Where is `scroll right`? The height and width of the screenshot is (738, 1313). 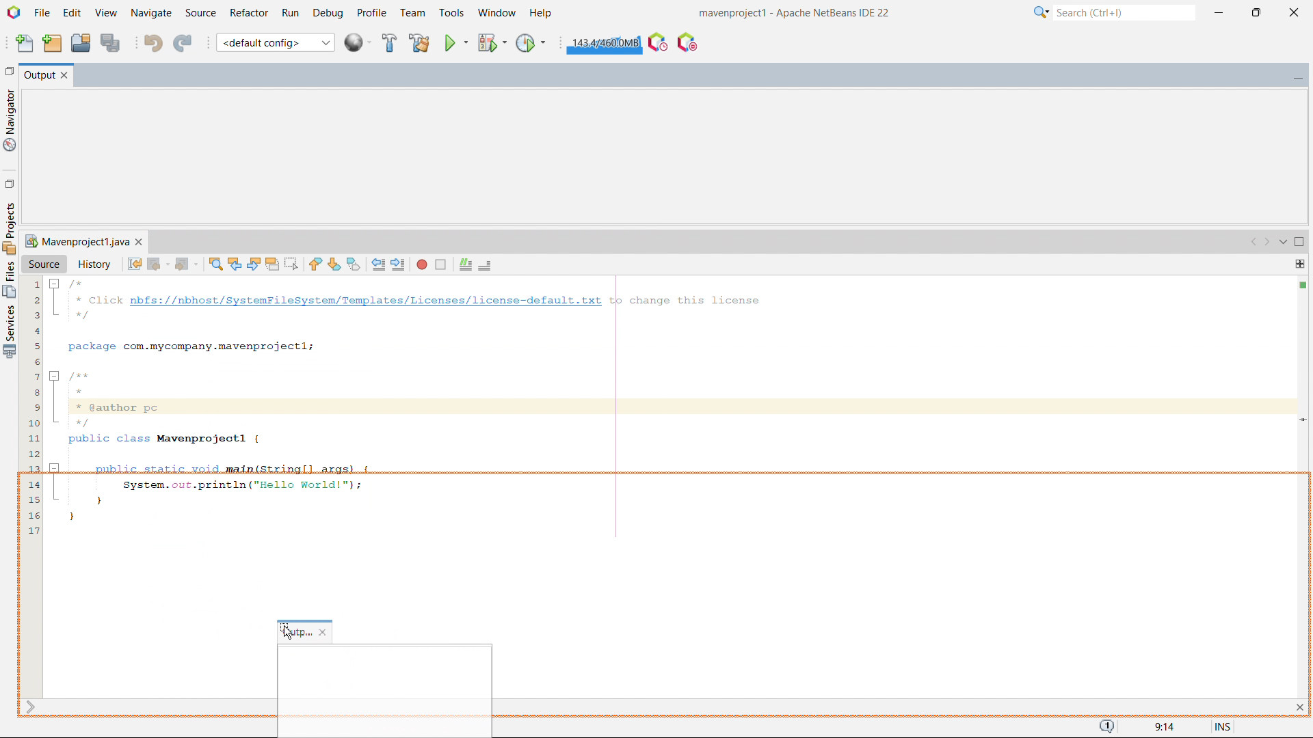 scroll right is located at coordinates (1267, 243).